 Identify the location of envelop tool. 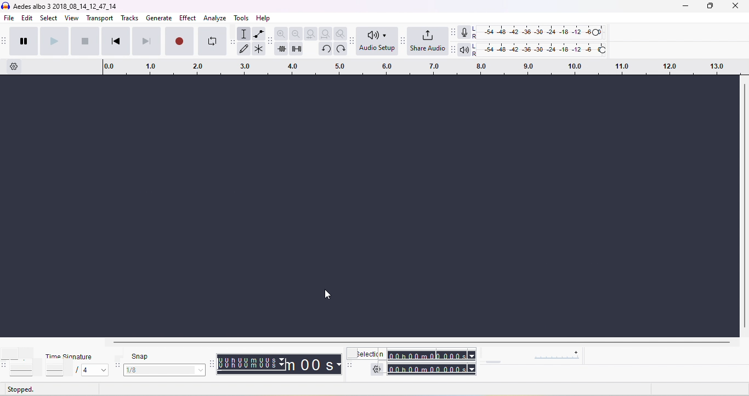
(259, 35).